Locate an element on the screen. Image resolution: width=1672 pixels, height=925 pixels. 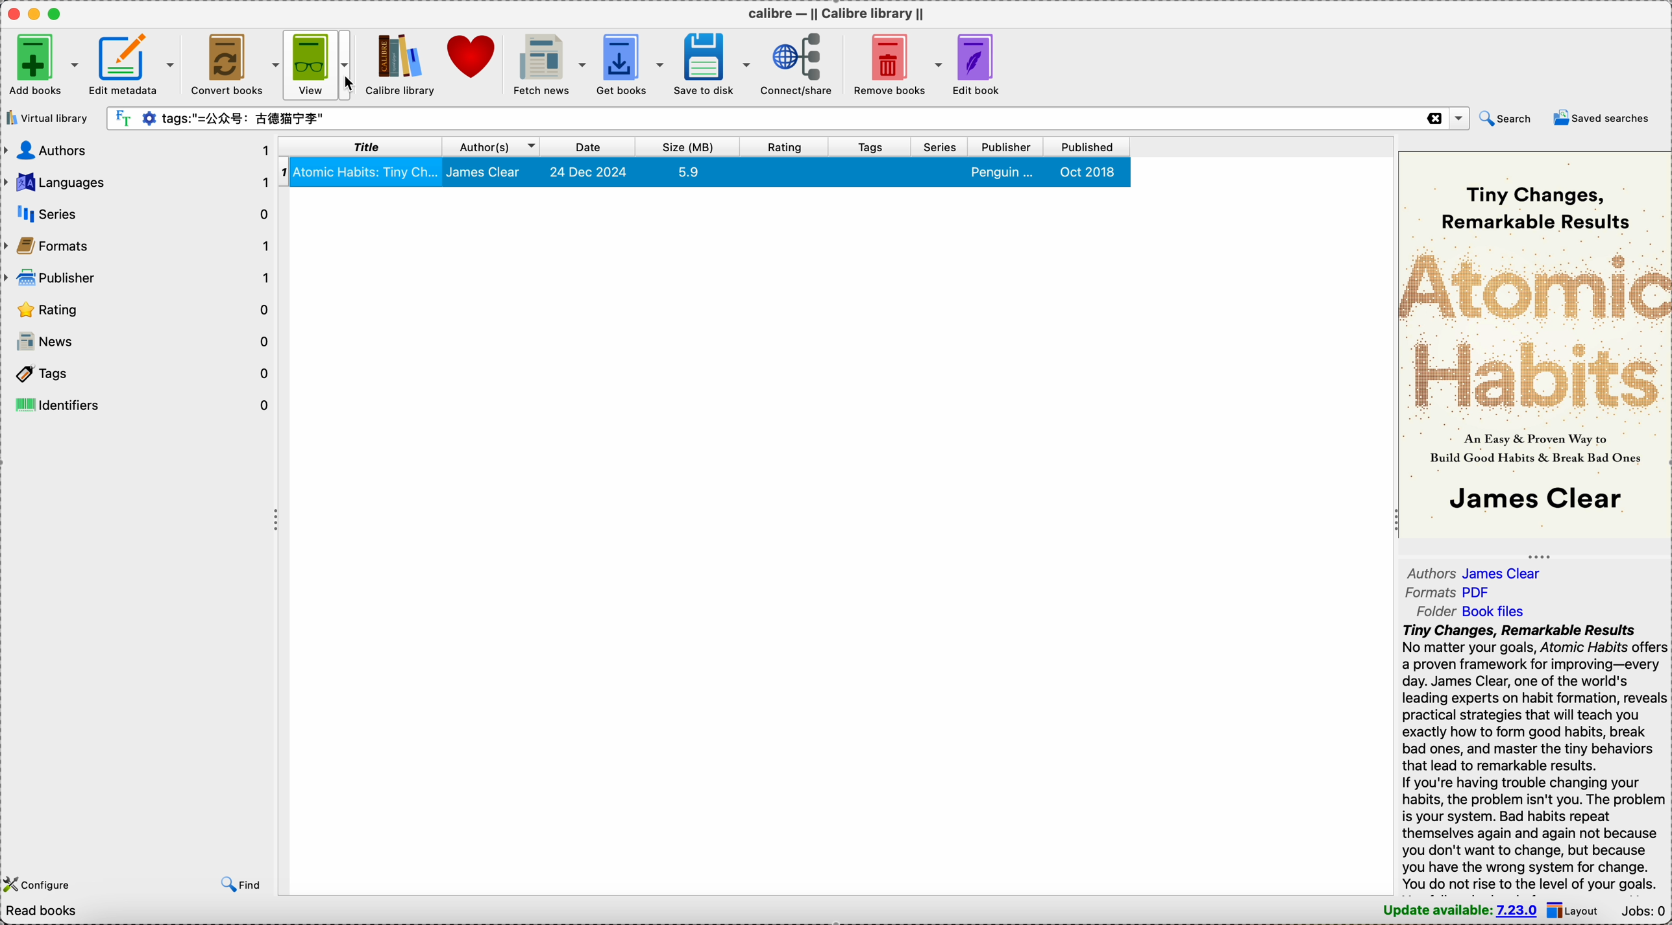
publisher is located at coordinates (1009, 147).